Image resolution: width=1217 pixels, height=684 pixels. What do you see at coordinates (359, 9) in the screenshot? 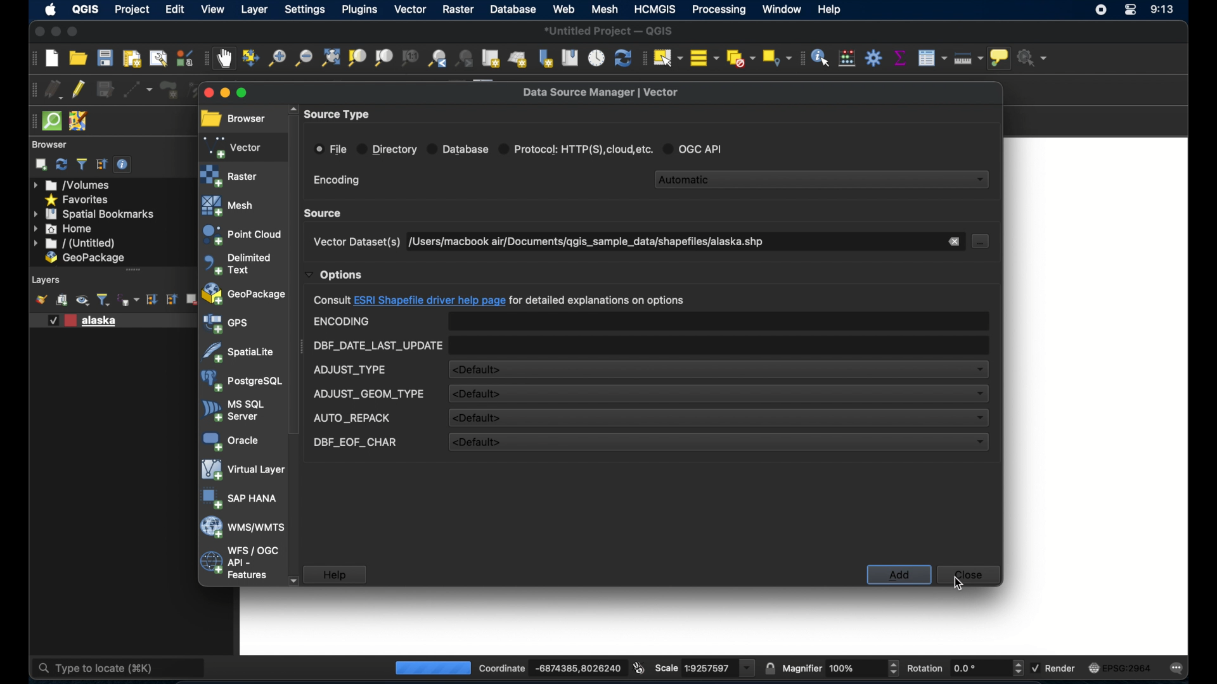
I see `plugins` at bounding box center [359, 9].